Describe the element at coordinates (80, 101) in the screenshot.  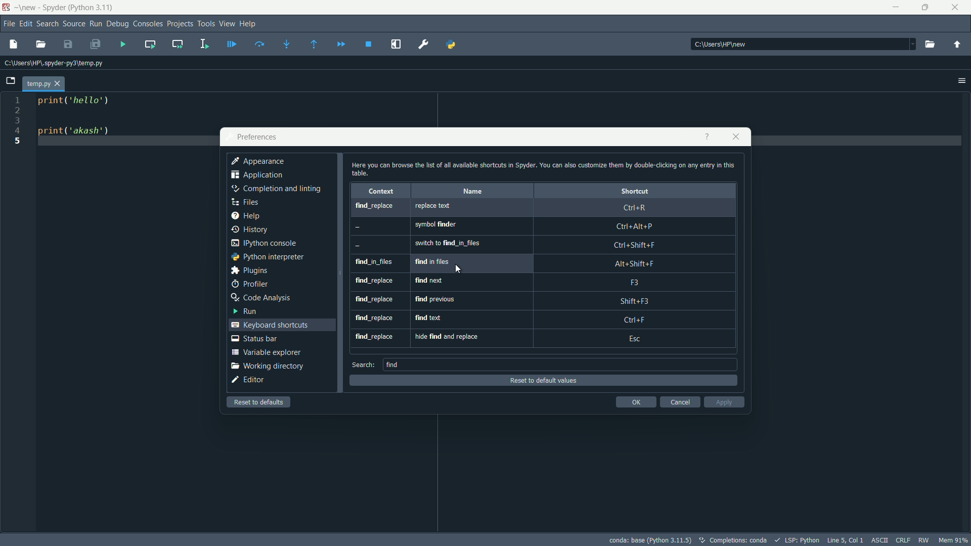
I see `print ('hello') ` at that location.